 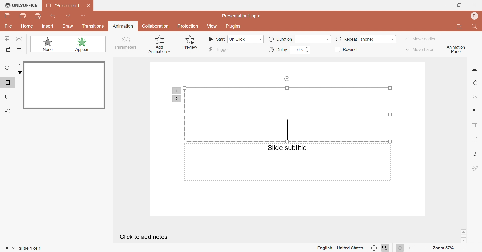 I want to click on zoom out, so click(x=424, y=248).